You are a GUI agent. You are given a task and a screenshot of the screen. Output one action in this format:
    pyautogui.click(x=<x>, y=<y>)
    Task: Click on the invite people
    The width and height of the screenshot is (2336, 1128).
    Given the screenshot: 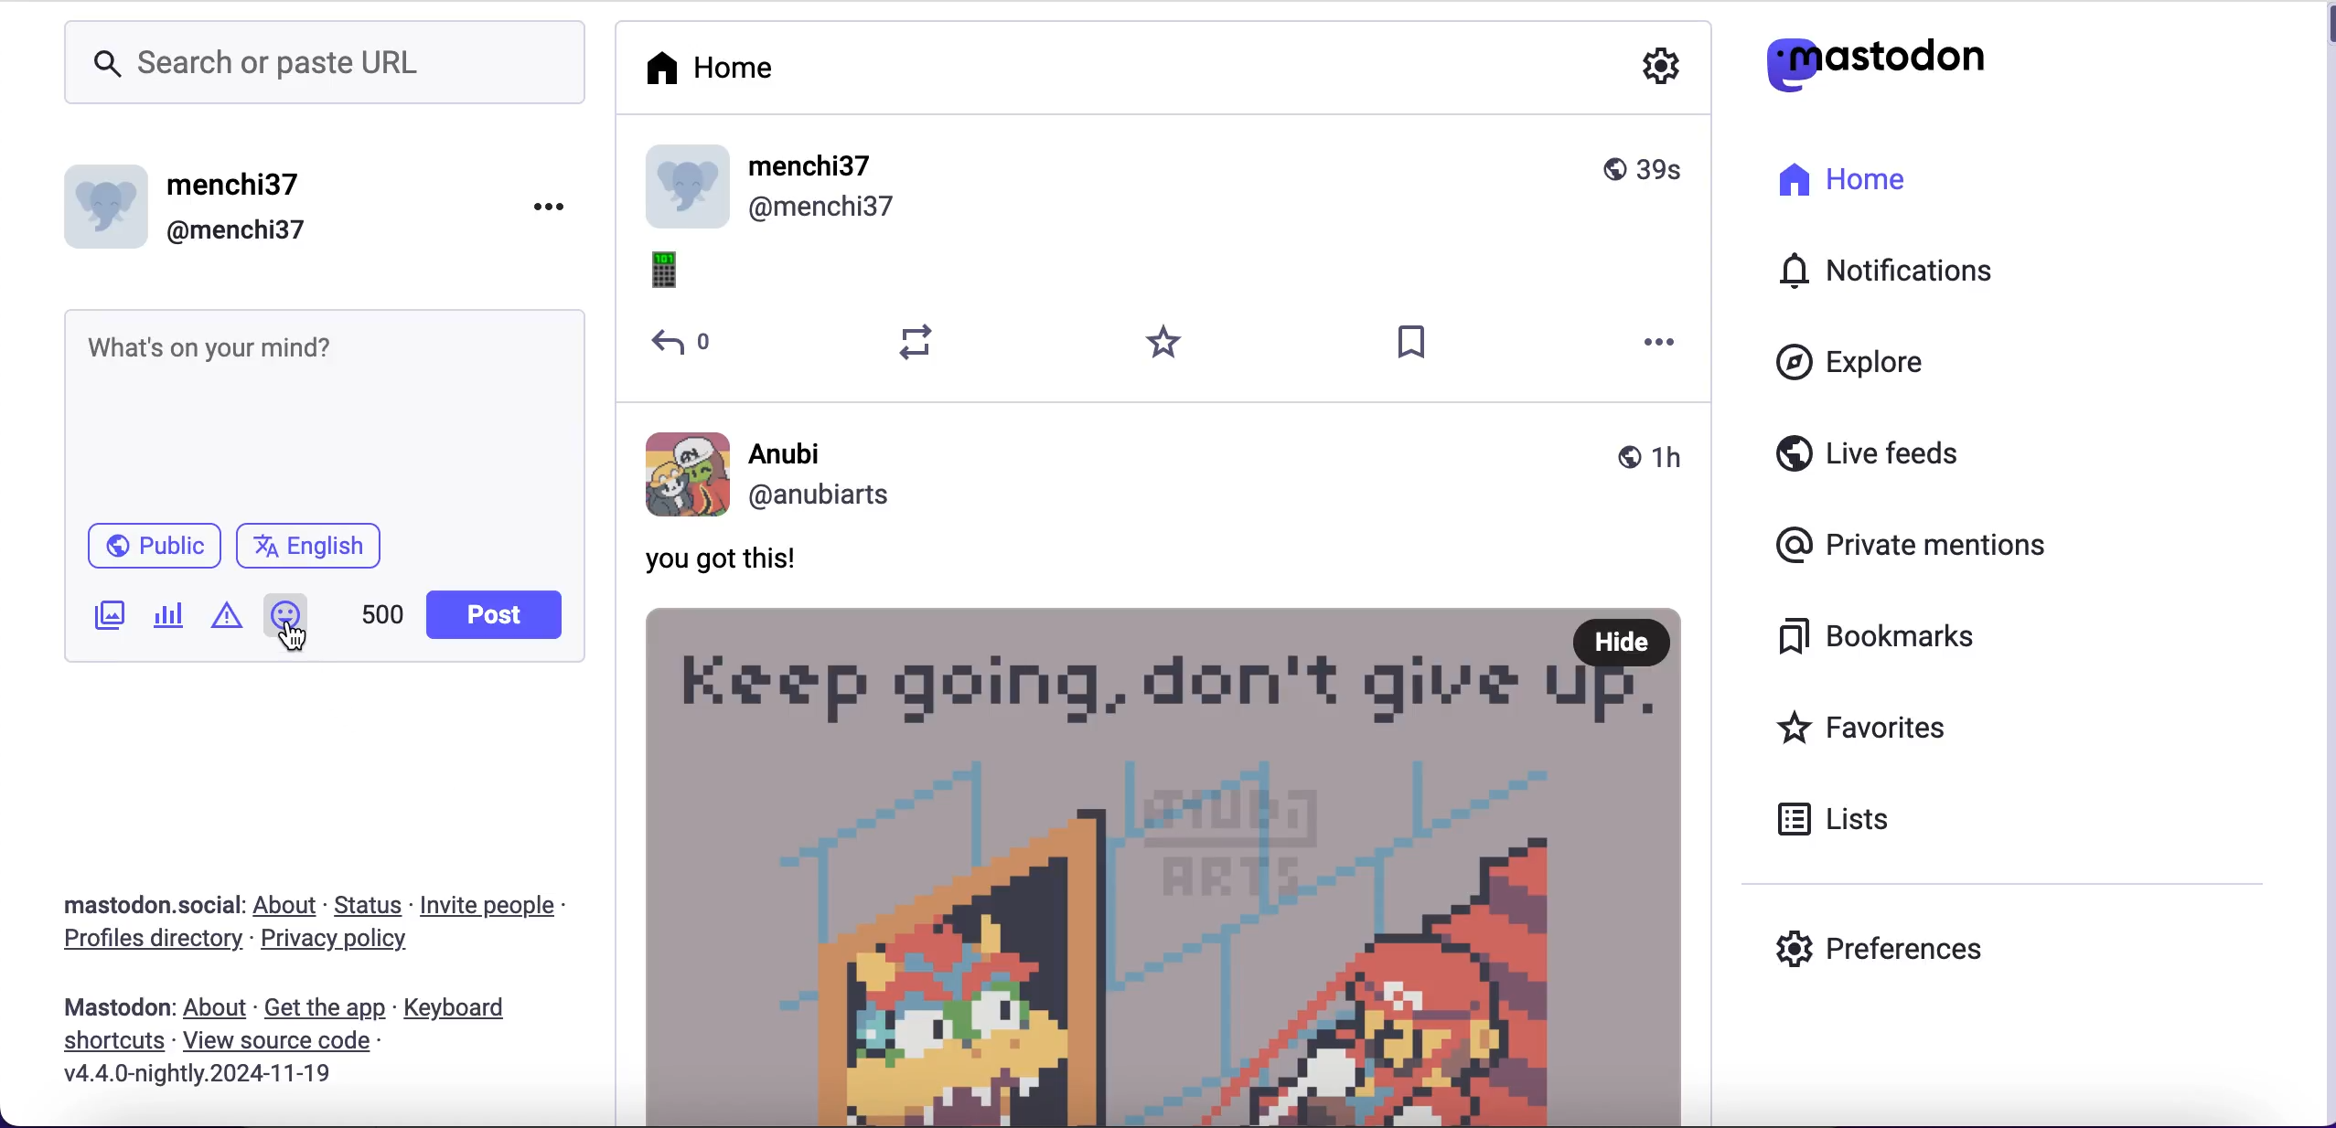 What is the action you would take?
    pyautogui.click(x=502, y=906)
    